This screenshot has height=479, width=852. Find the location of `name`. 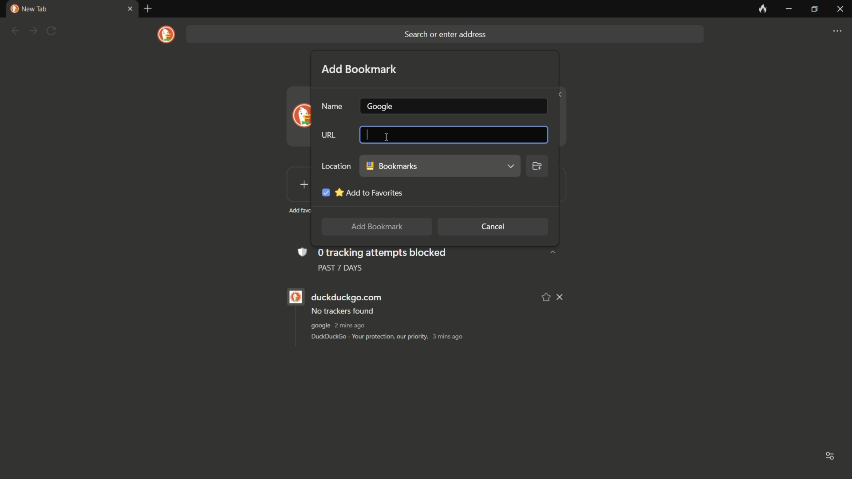

name is located at coordinates (332, 107).